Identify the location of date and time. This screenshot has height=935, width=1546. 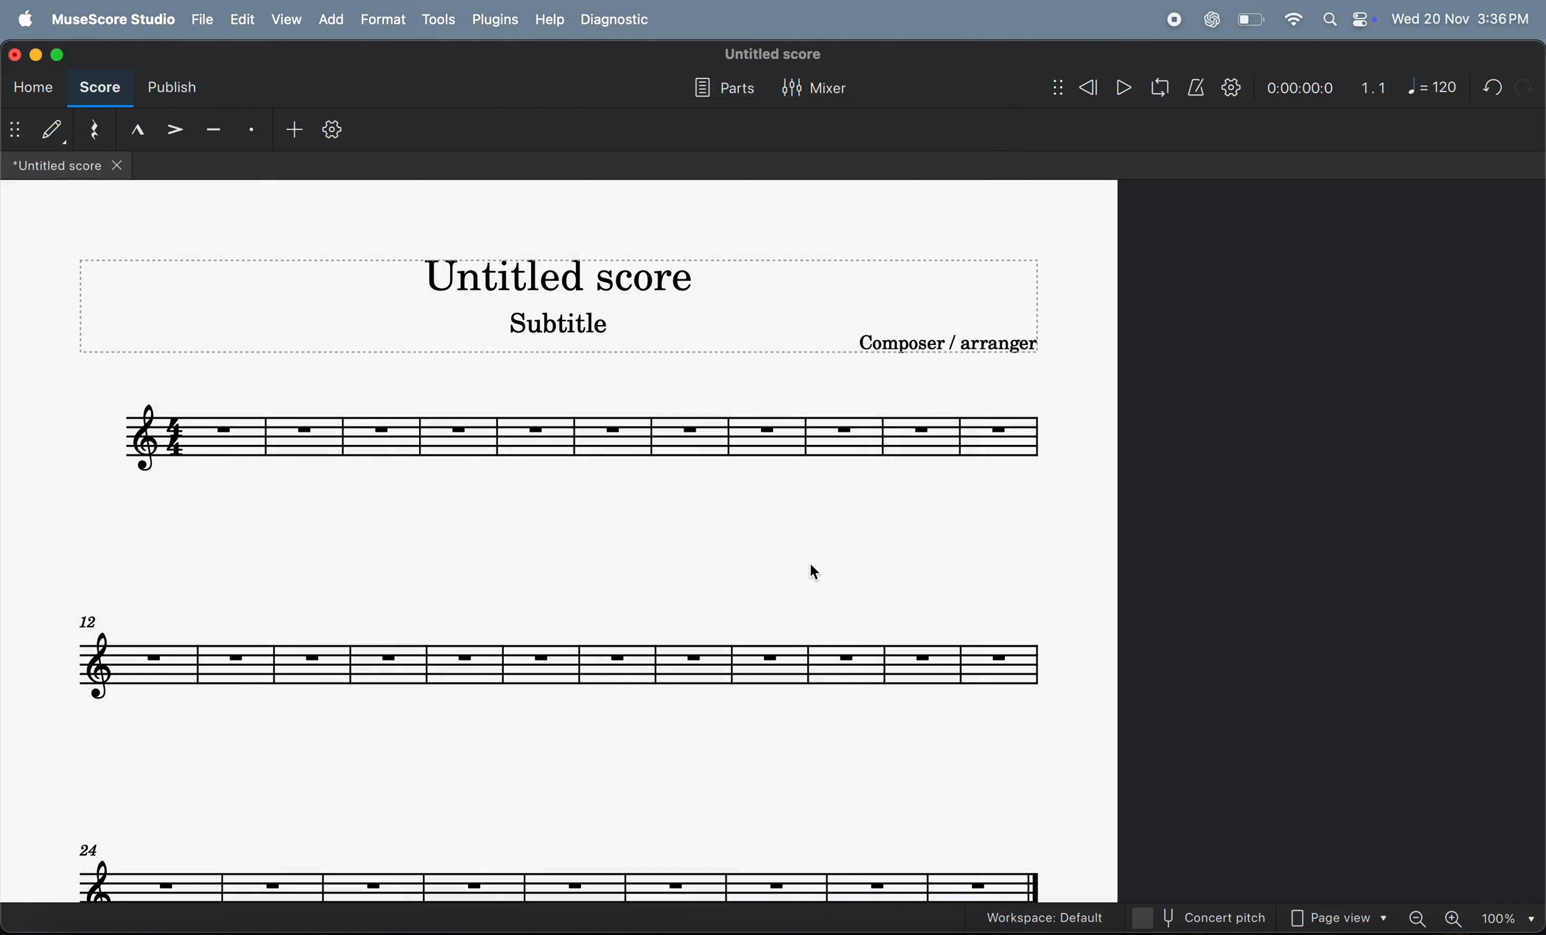
(1461, 16).